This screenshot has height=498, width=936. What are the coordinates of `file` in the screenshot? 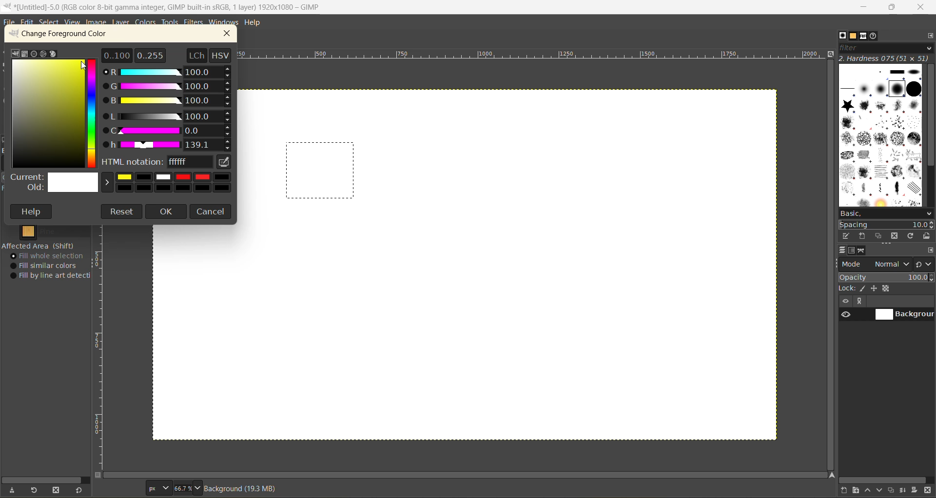 It's located at (10, 22).